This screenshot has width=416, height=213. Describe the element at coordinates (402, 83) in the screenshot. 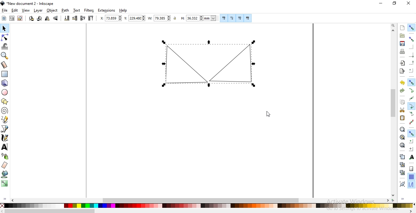

I see `undo the action` at that location.